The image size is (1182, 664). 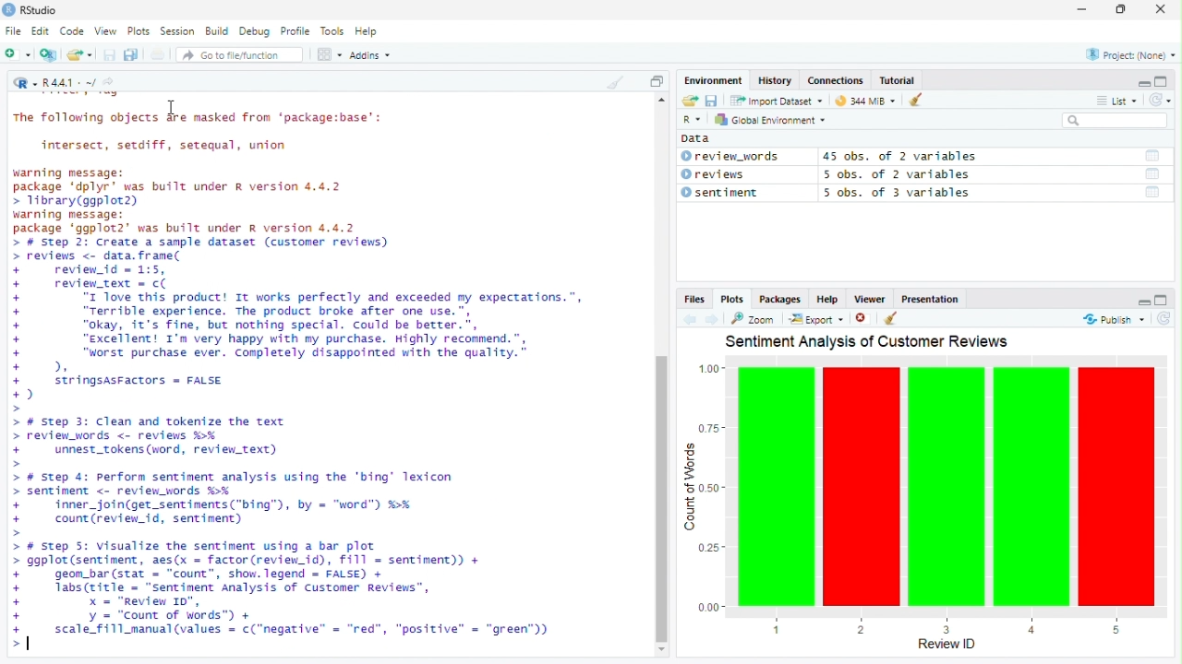 I want to click on Review ID, so click(x=949, y=646).